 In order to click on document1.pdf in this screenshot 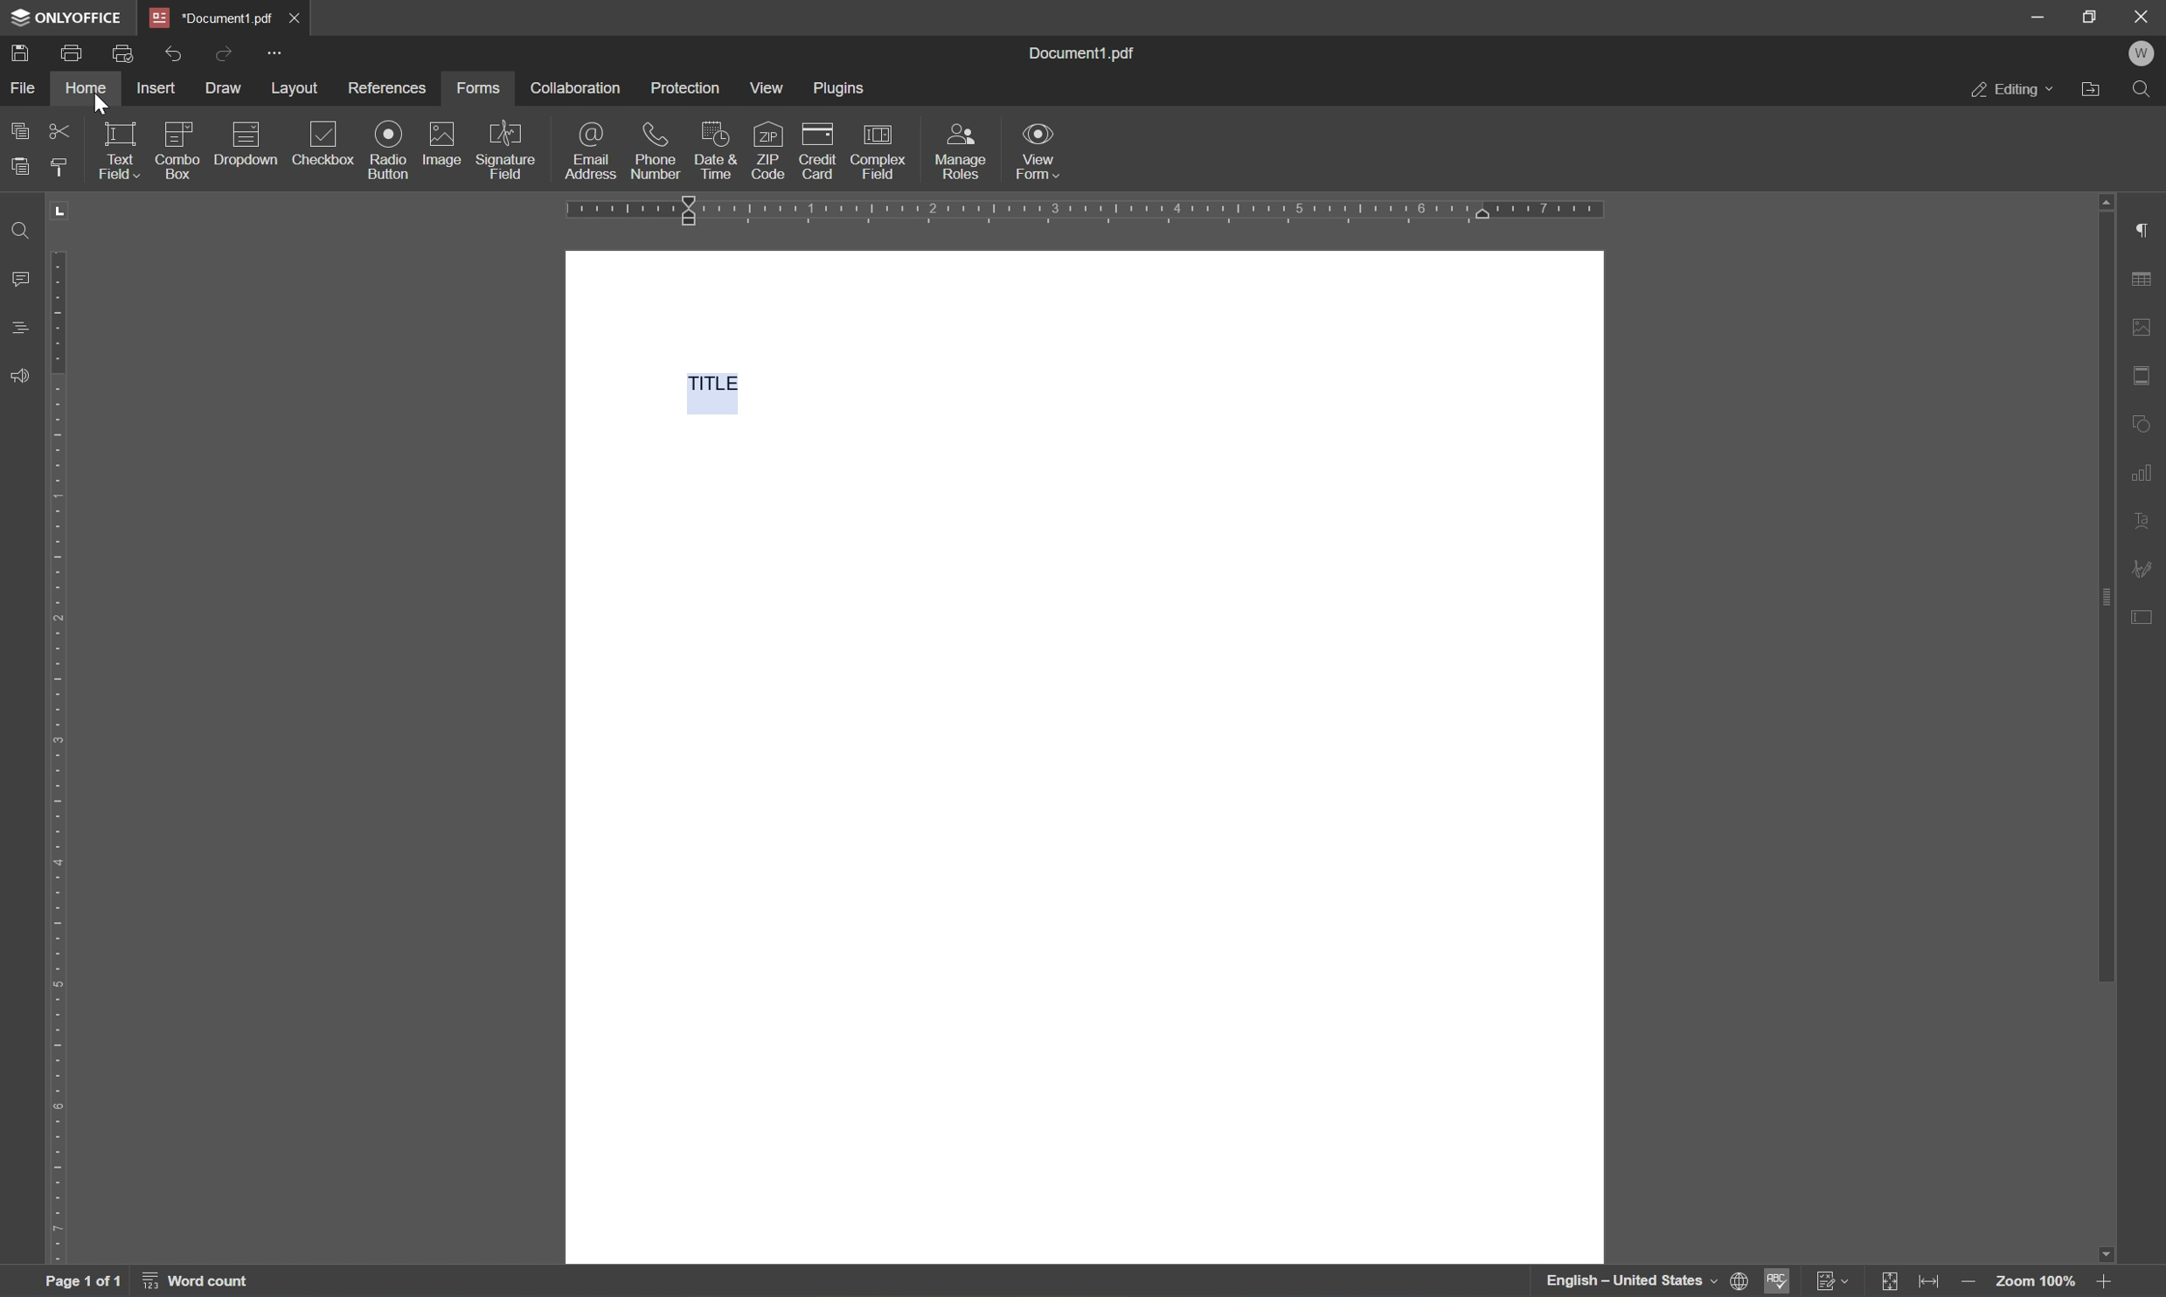, I will do `click(209, 18)`.